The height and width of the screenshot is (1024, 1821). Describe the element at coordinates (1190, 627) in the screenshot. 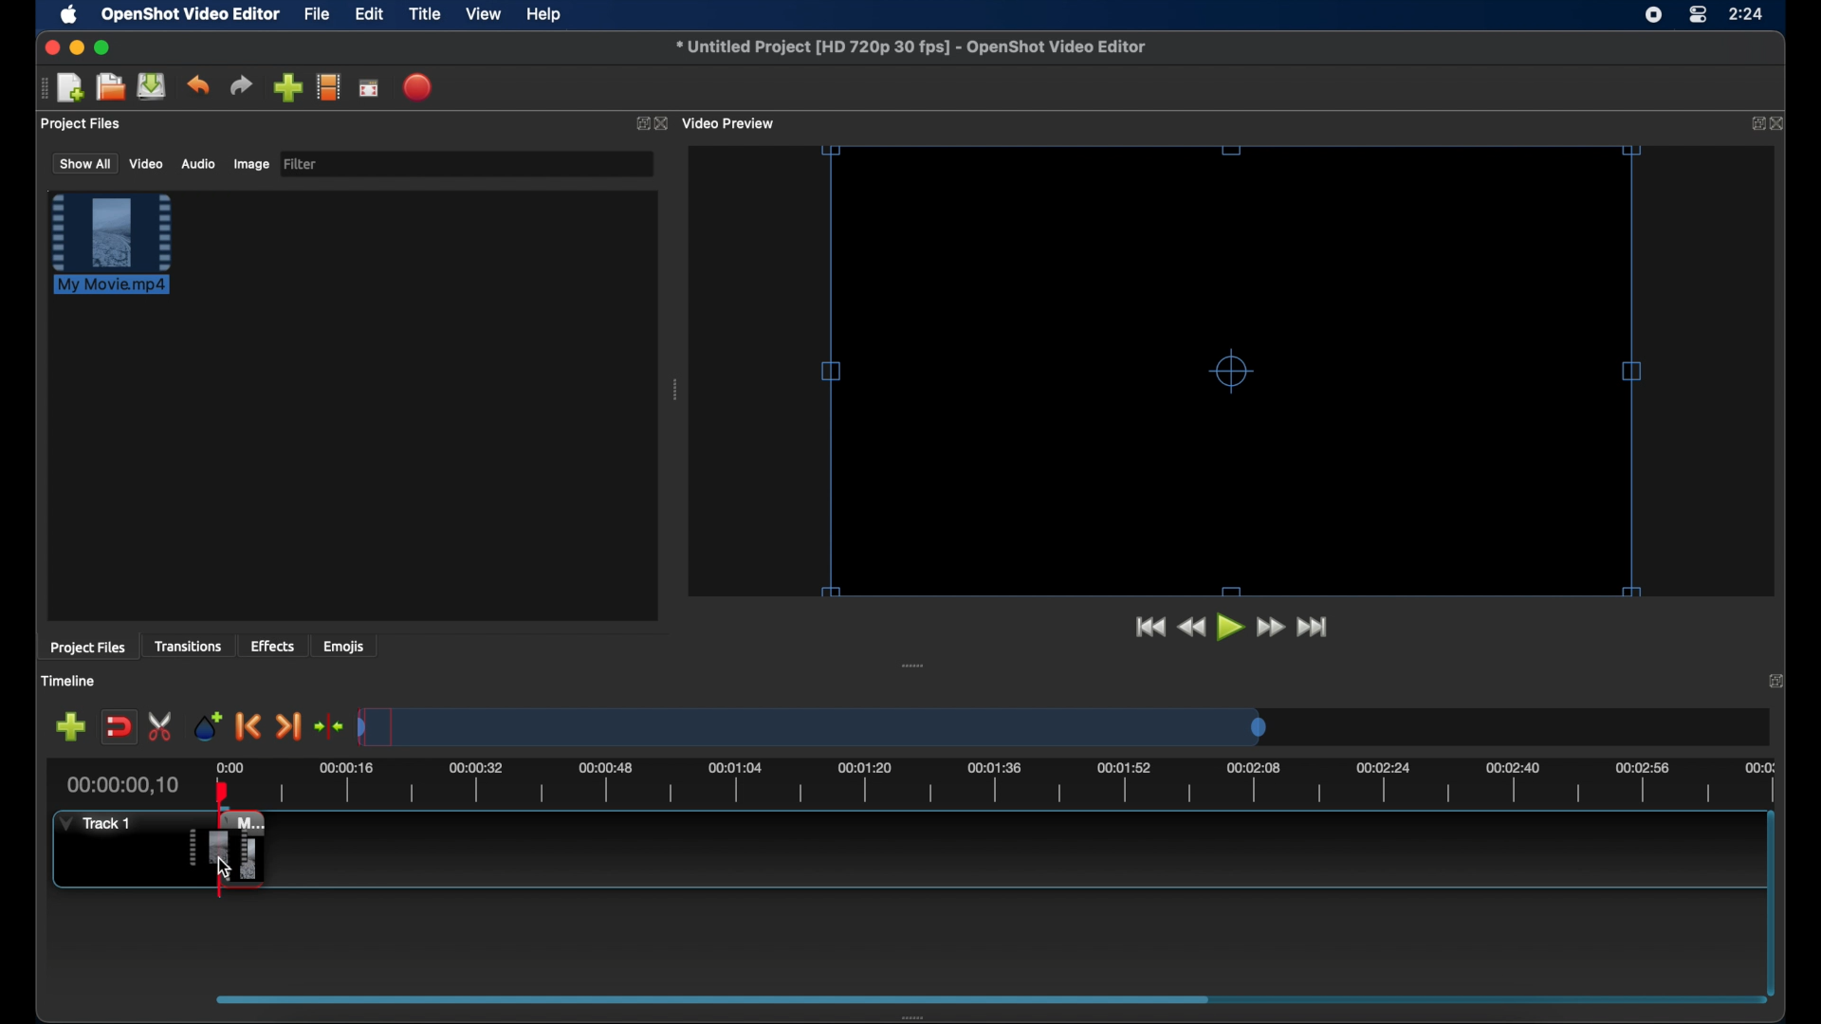

I see `rewind` at that location.